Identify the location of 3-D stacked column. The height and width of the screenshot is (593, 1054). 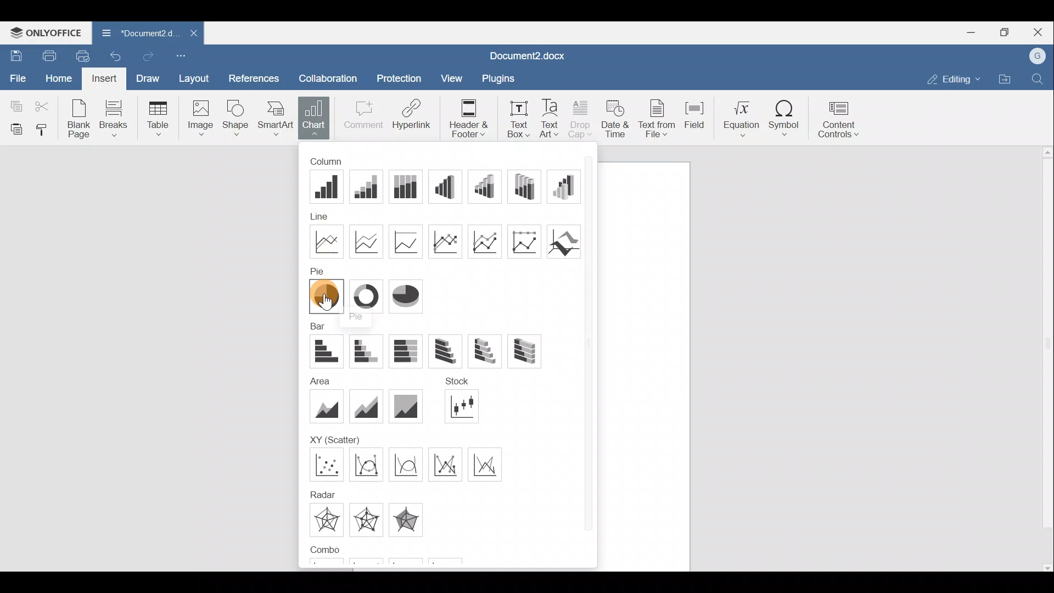
(484, 184).